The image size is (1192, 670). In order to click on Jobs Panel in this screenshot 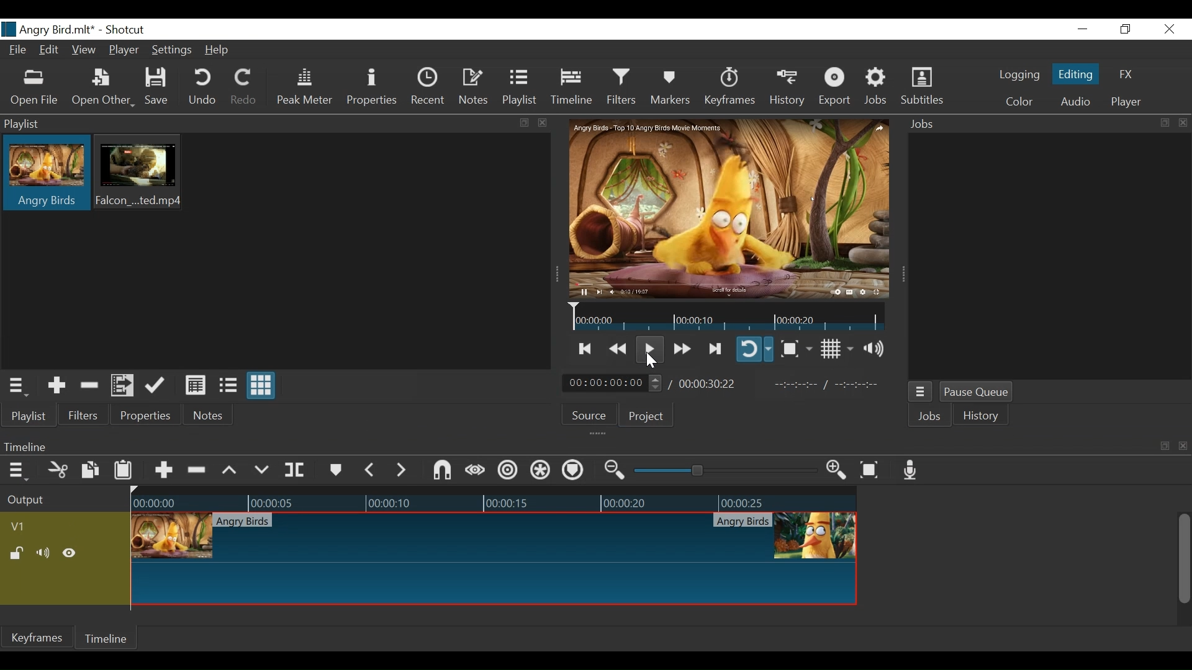, I will do `click(1045, 123)`.